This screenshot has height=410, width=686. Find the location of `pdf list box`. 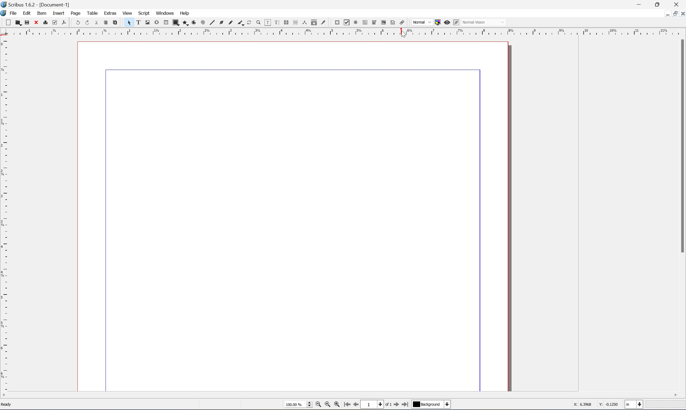

pdf list box is located at coordinates (384, 23).